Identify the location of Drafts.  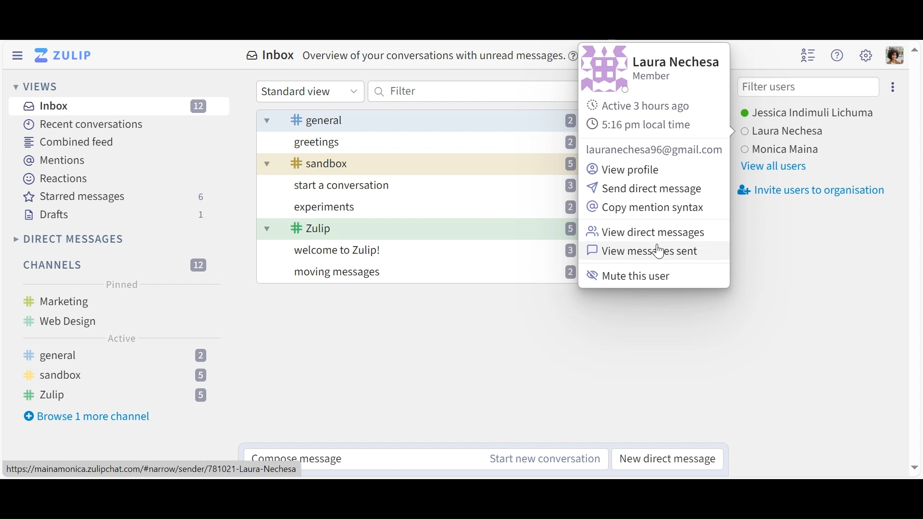
(113, 214).